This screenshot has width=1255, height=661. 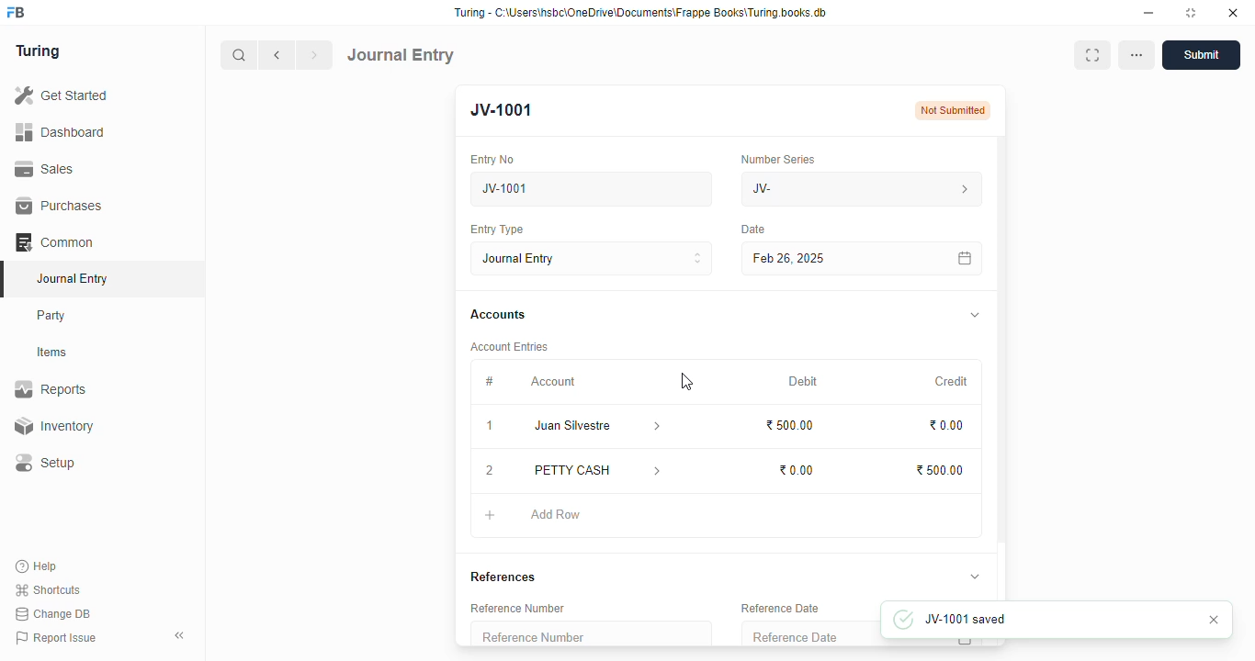 What do you see at coordinates (491, 472) in the screenshot?
I see `remove` at bounding box center [491, 472].